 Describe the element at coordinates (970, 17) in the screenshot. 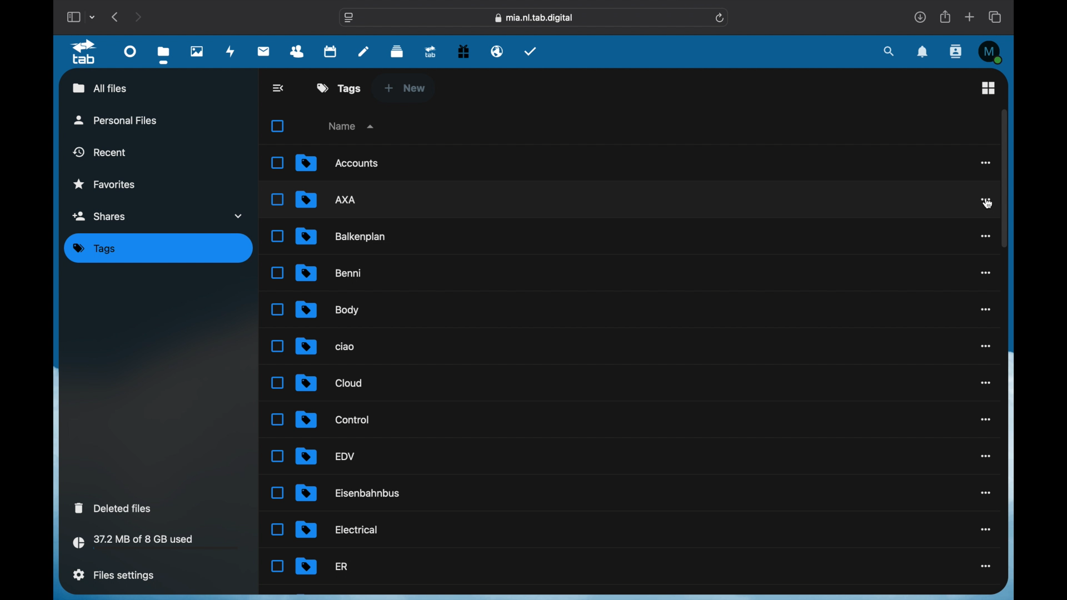

I see `new tab` at that location.